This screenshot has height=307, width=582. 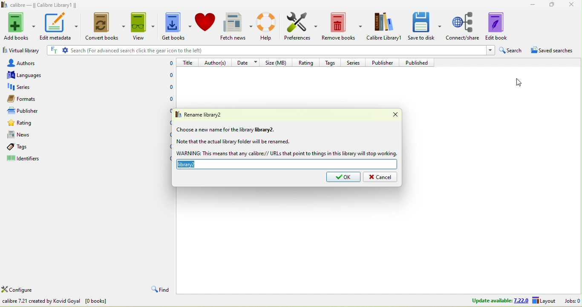 What do you see at coordinates (343, 27) in the screenshot?
I see `remove books` at bounding box center [343, 27].